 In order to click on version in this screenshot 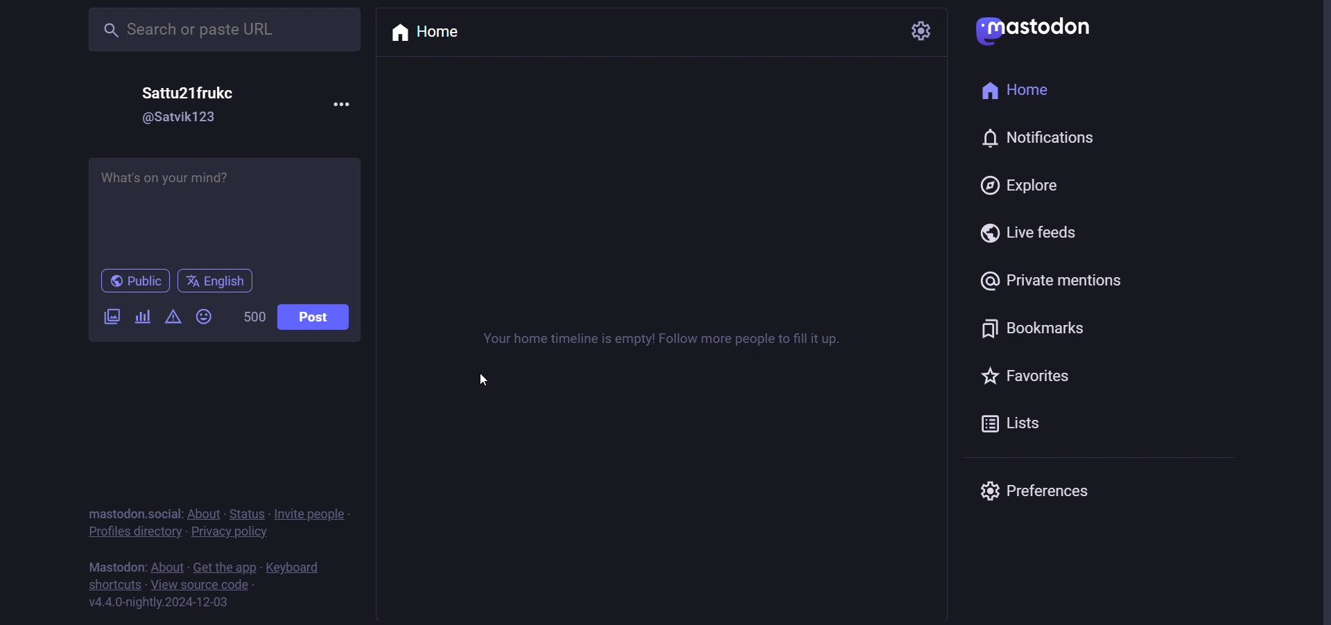, I will do `click(162, 606)`.